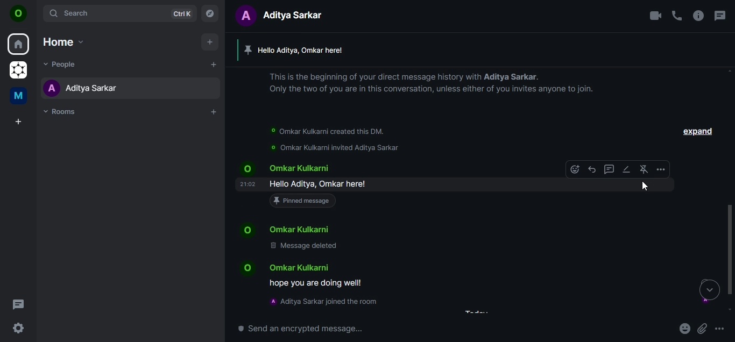 This screenshot has height=342, width=735. What do you see at coordinates (678, 16) in the screenshot?
I see `voice call` at bounding box center [678, 16].